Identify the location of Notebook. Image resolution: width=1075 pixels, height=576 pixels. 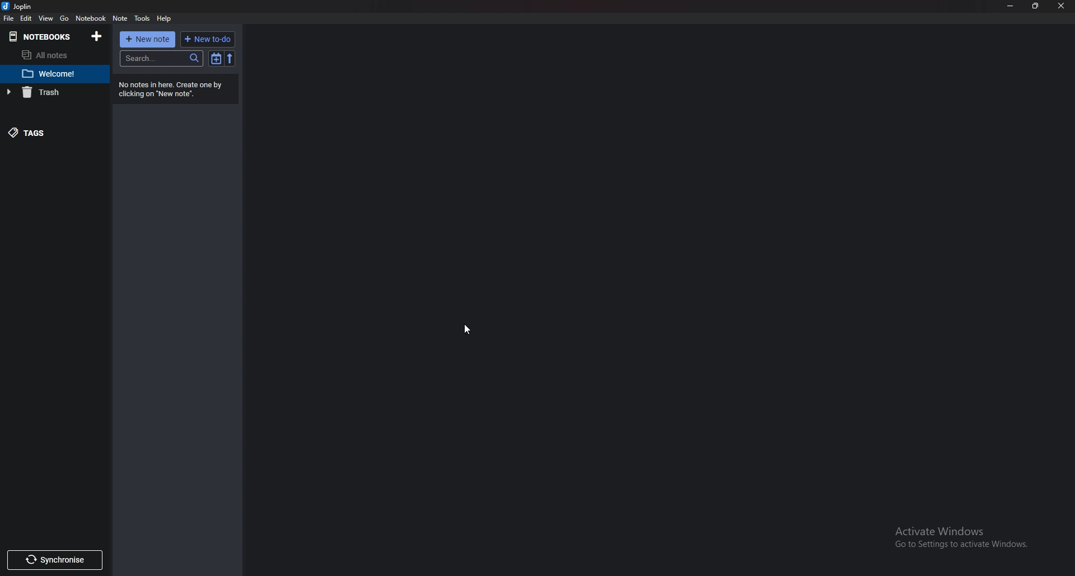
(90, 18).